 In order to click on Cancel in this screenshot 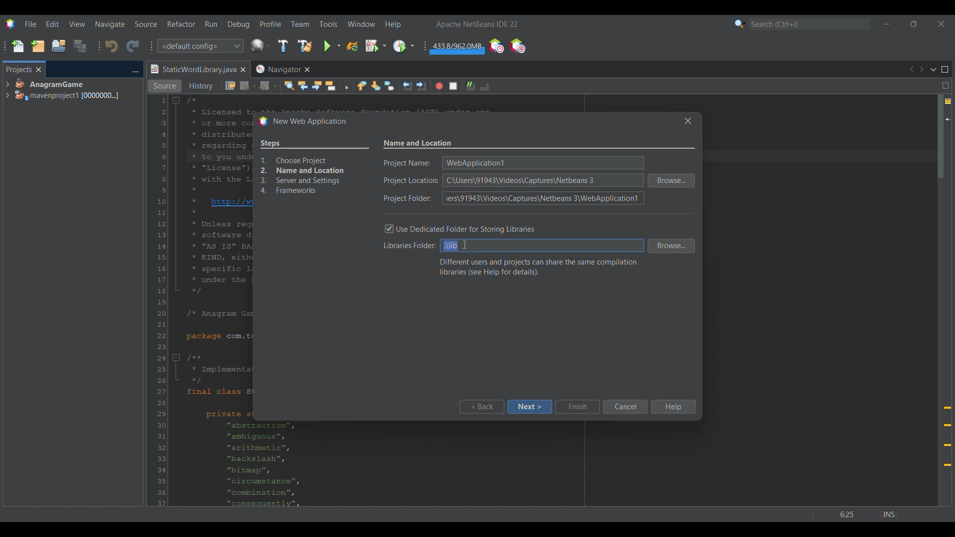, I will do `click(625, 407)`.